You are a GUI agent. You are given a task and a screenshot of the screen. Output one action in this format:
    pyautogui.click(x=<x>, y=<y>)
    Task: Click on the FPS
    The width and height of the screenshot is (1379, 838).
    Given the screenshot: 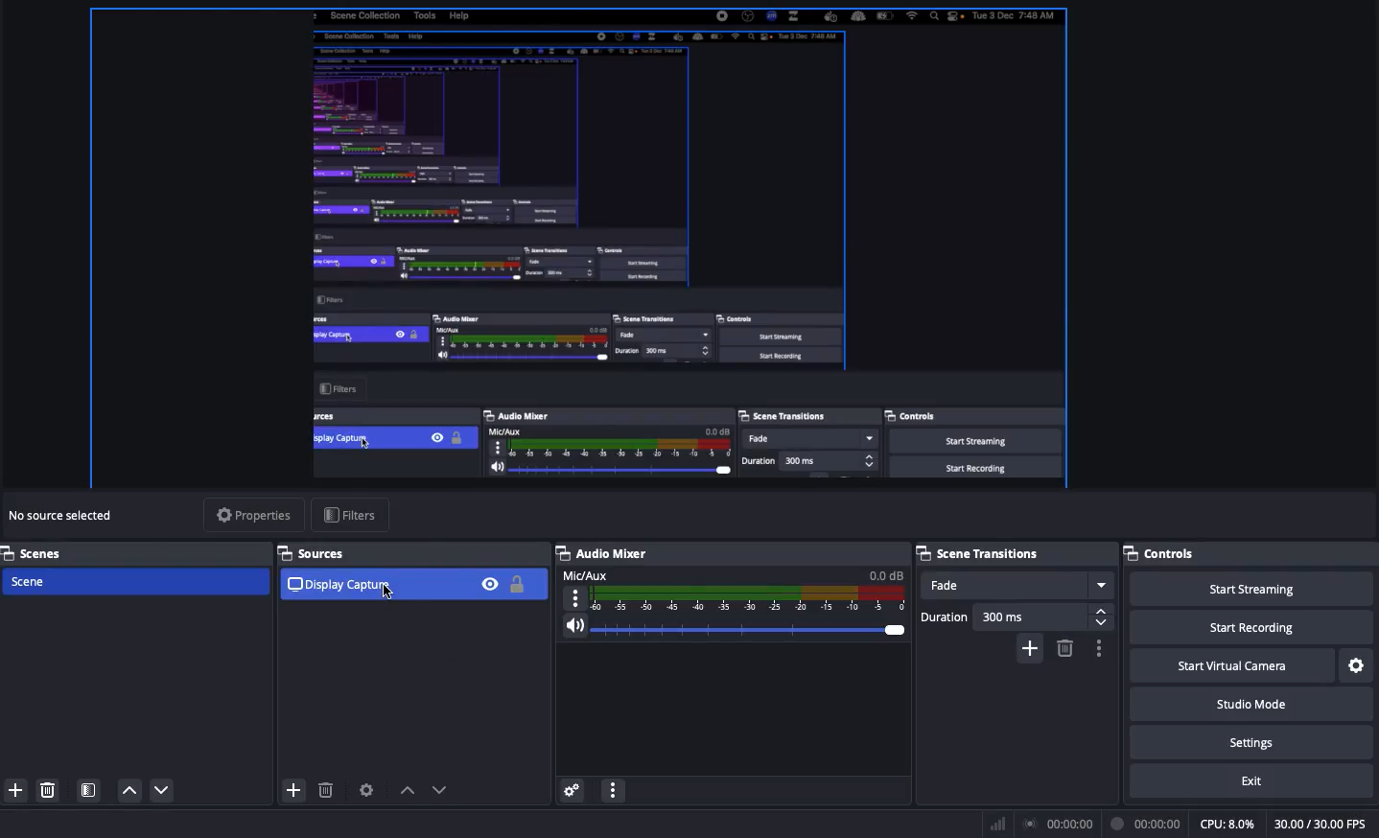 What is the action you would take?
    pyautogui.click(x=1323, y=825)
    